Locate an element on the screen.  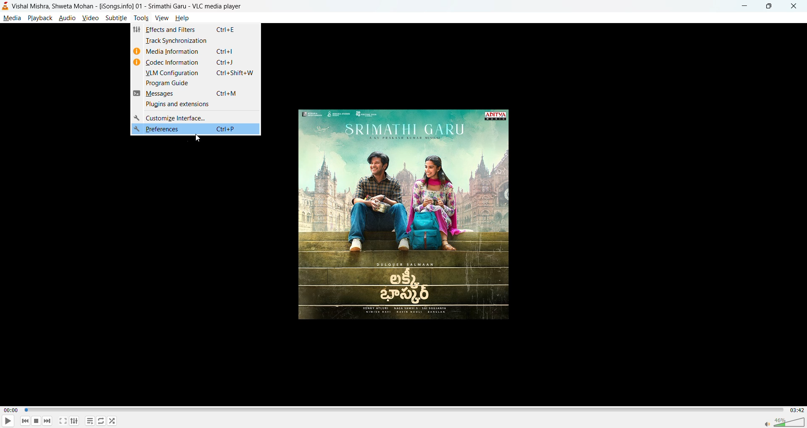
track synchronization is located at coordinates (179, 41).